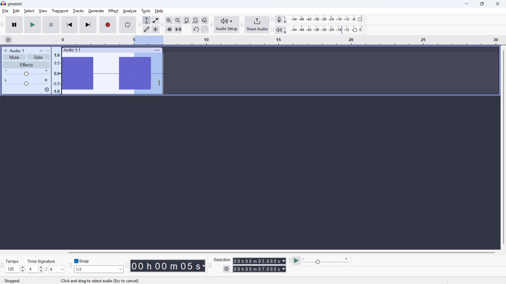  Describe the element at coordinates (147, 20) in the screenshot. I see `Selection tool ` at that location.